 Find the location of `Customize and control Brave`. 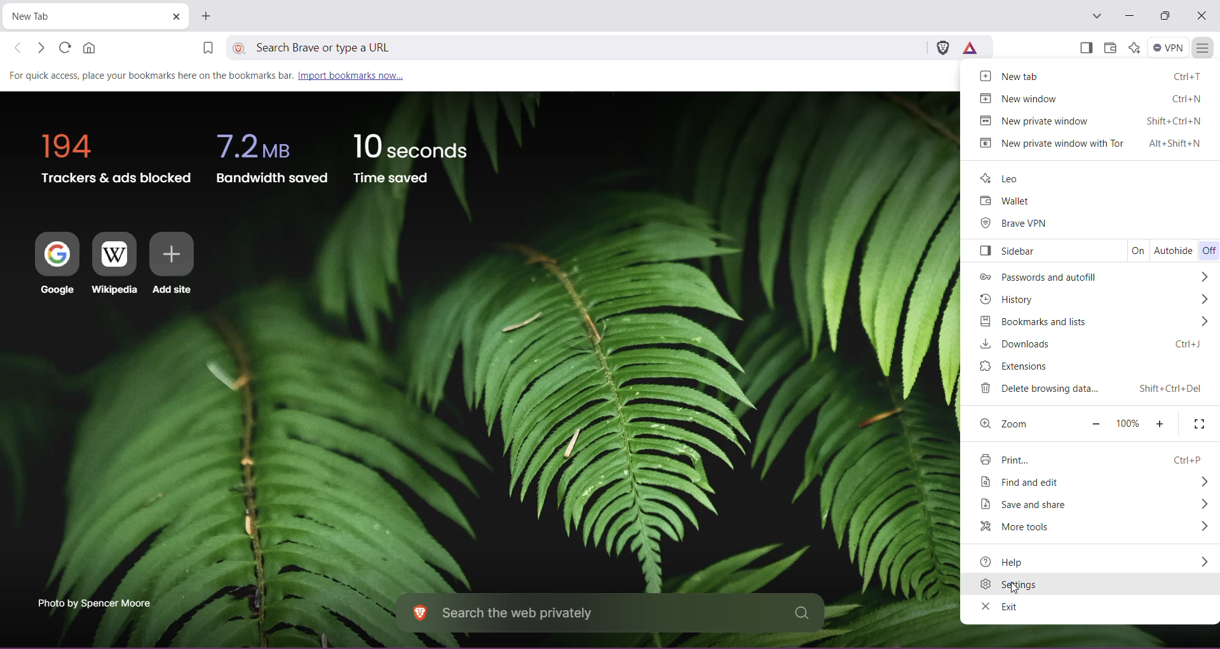

Customize and control Brave is located at coordinates (1202, 49).